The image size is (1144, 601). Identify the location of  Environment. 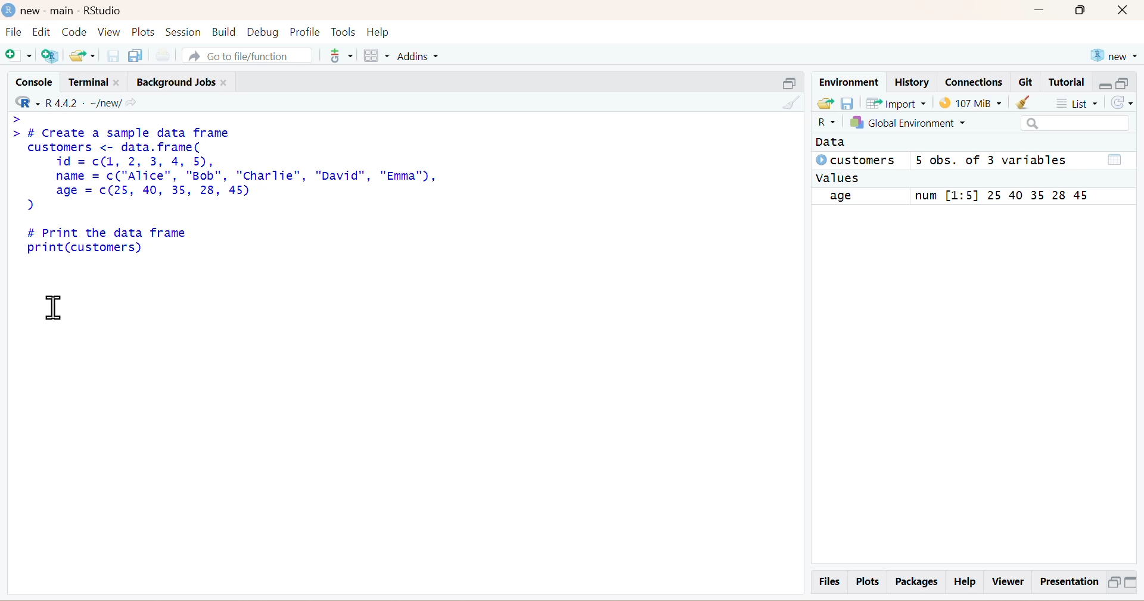
(848, 81).